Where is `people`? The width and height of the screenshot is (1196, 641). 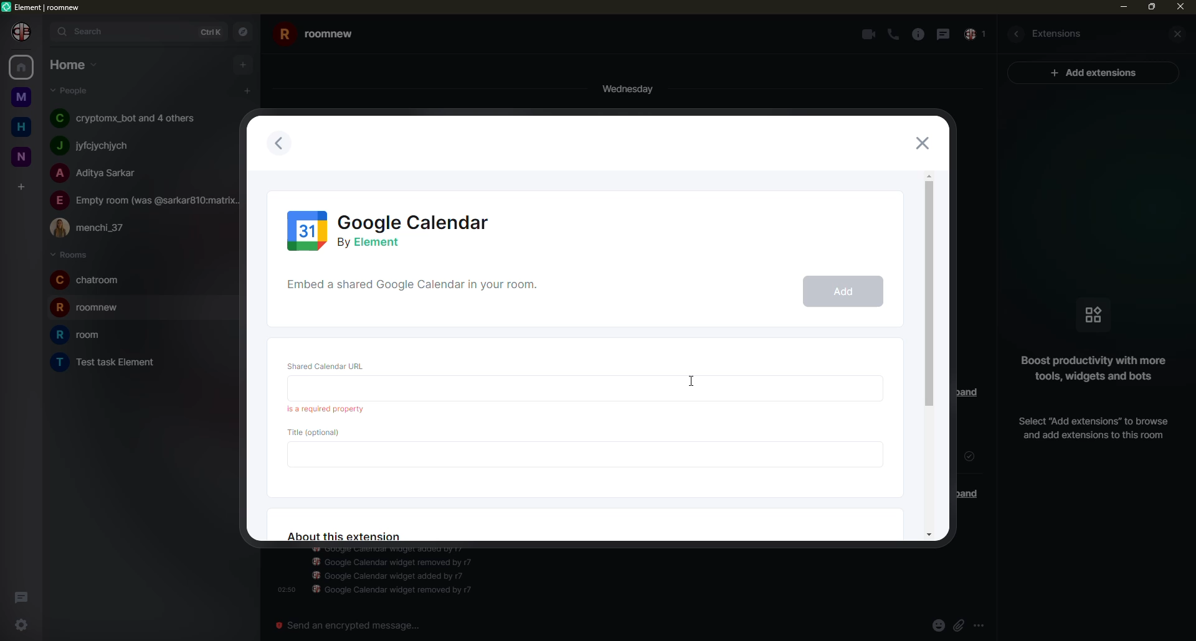
people is located at coordinates (99, 174).